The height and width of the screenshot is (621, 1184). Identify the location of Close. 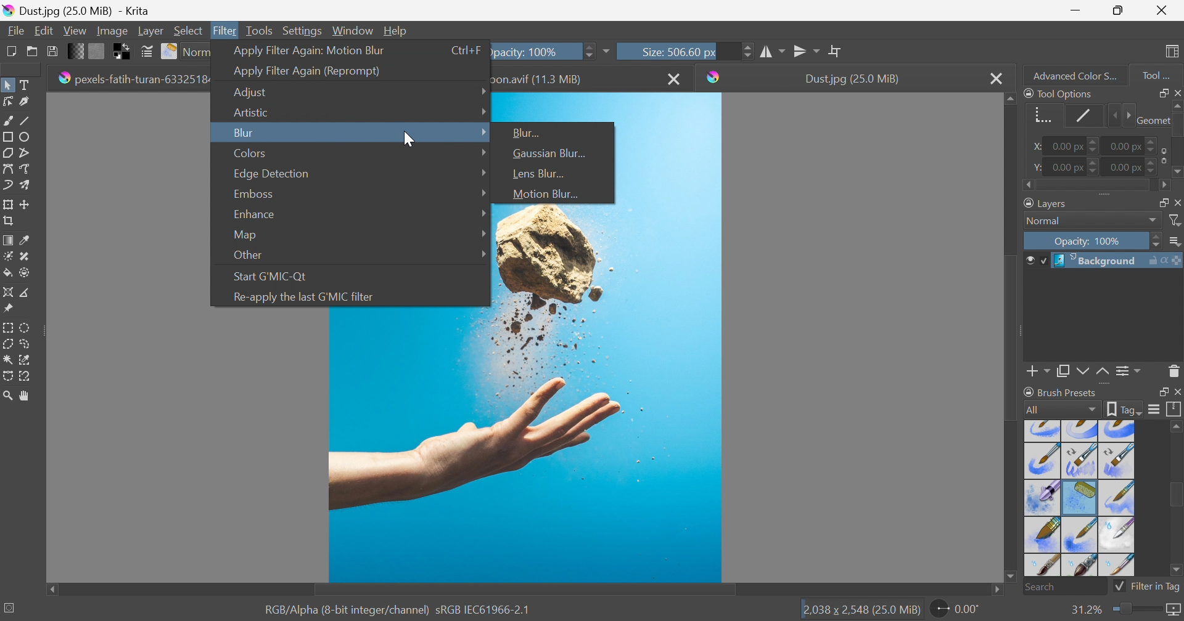
(1177, 92).